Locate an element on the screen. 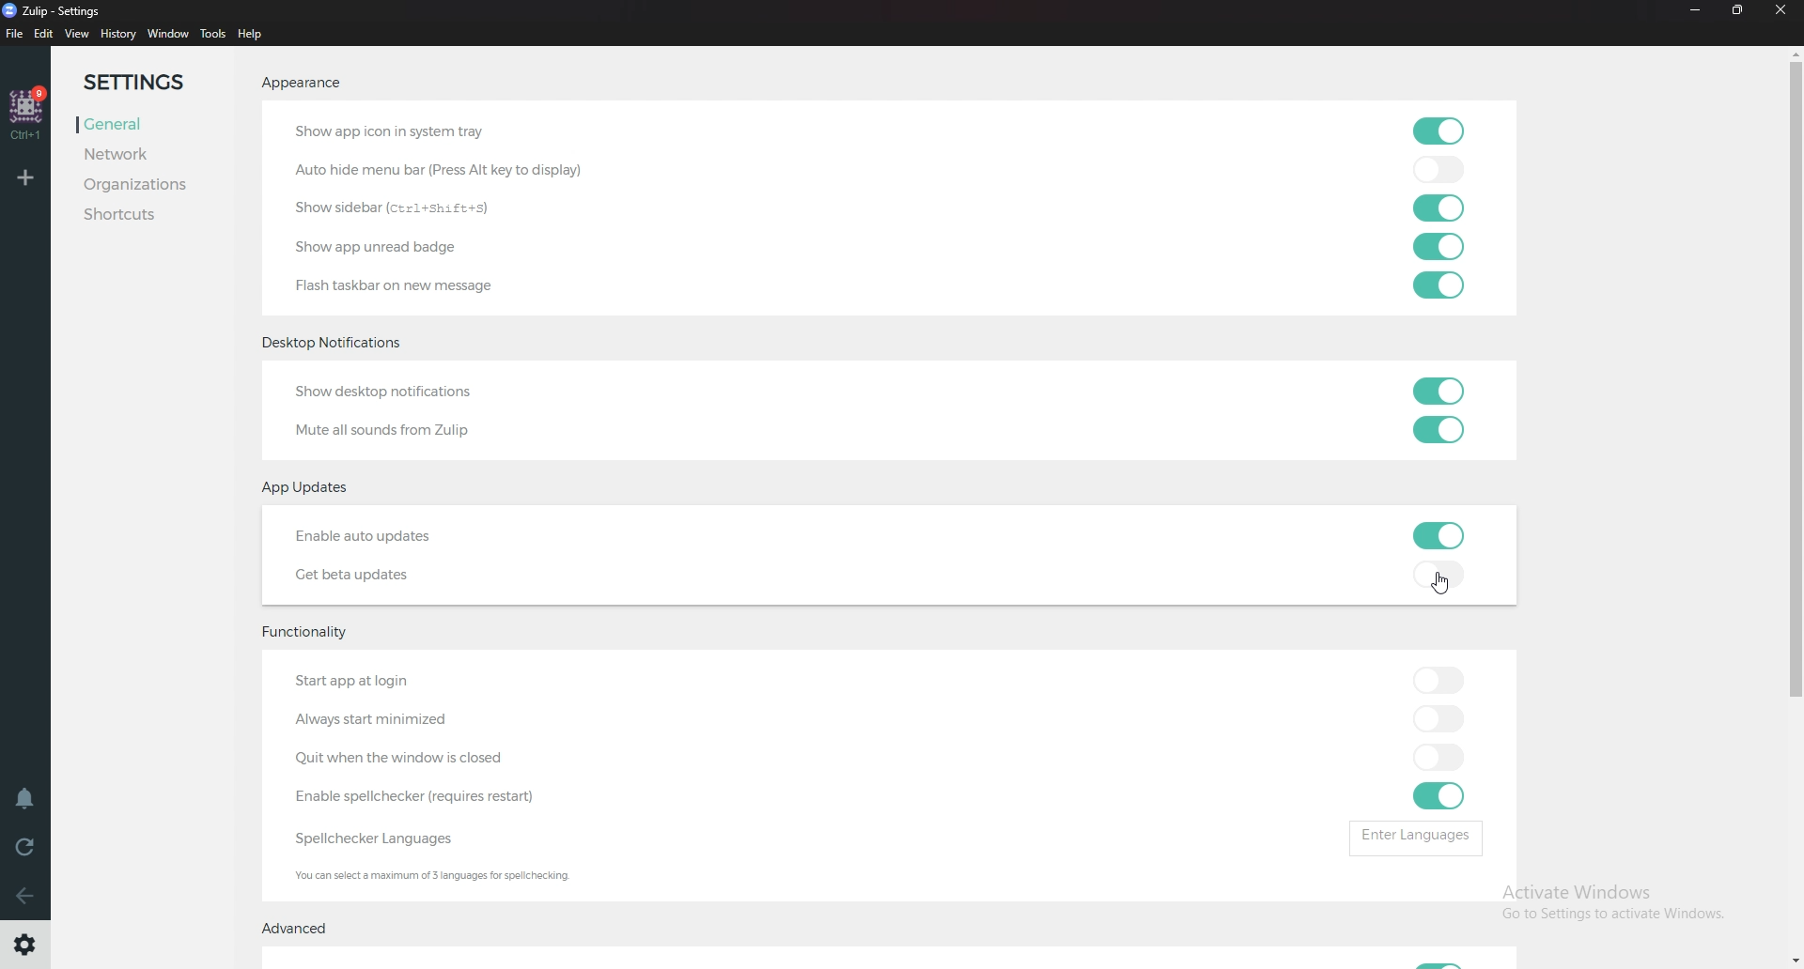 Image resolution: width=1804 pixels, height=969 pixels. Appearance is located at coordinates (303, 86).